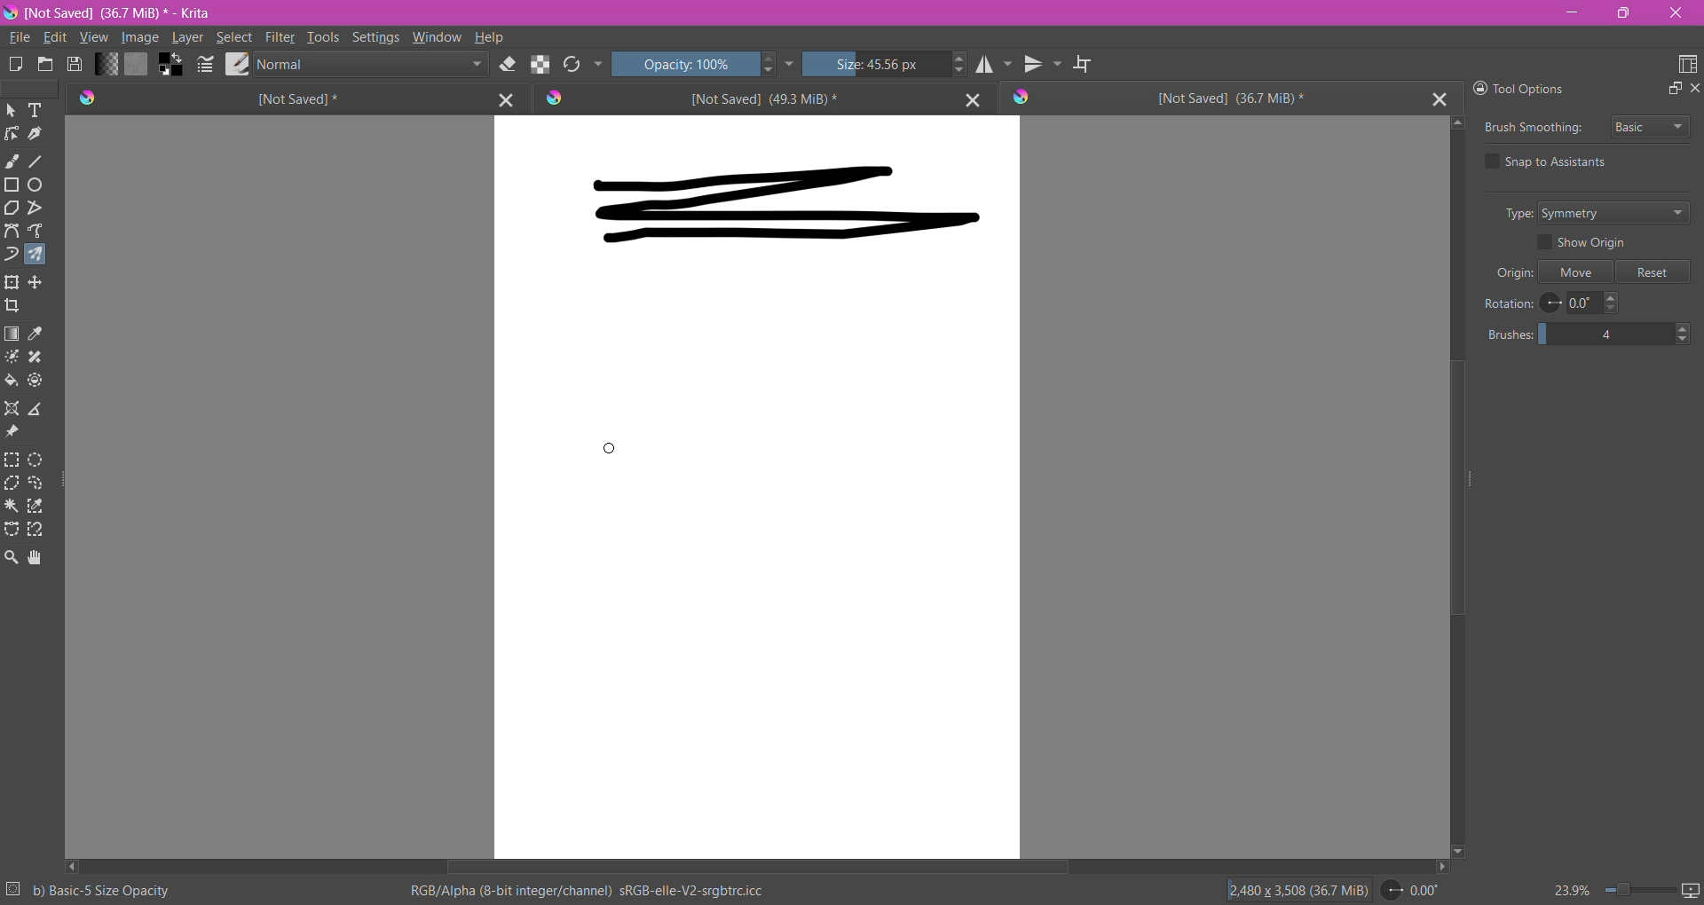 The width and height of the screenshot is (1704, 905). What do you see at coordinates (18, 38) in the screenshot?
I see `File` at bounding box center [18, 38].